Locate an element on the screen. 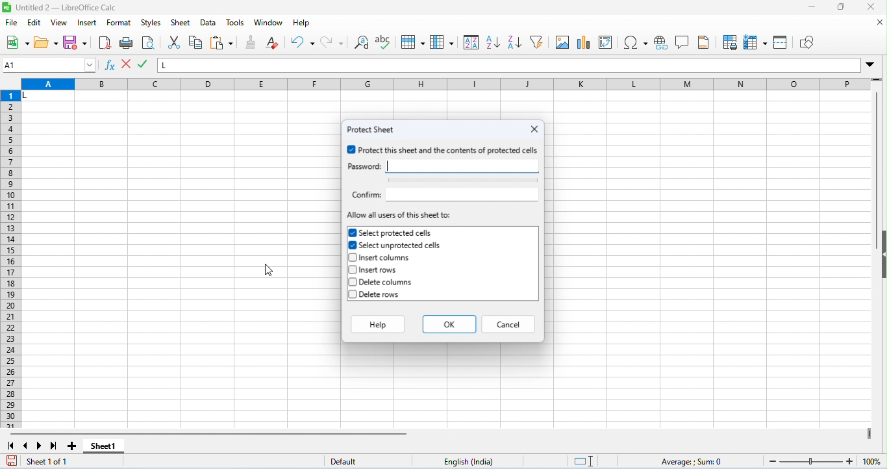 The image size is (887, 469). drag to view next columns is located at coordinates (869, 433).